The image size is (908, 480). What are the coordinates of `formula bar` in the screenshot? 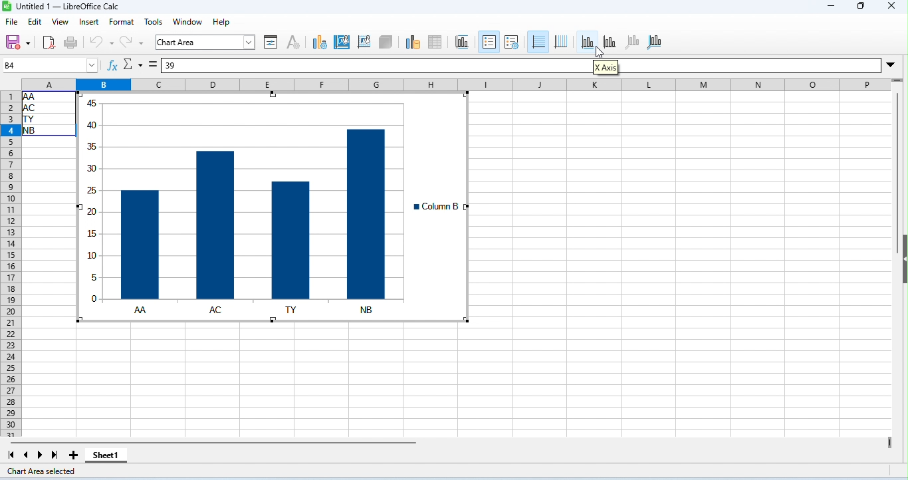 It's located at (377, 66).